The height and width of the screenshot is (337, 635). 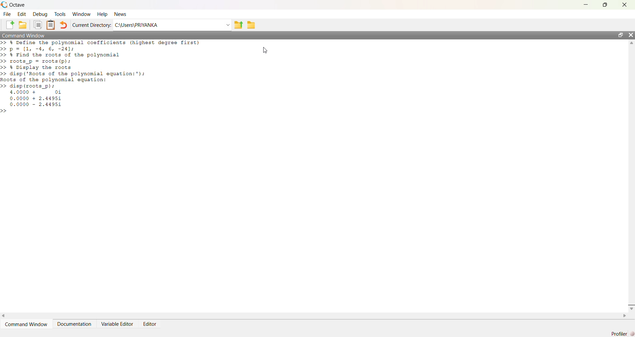 I want to click on Help, so click(x=102, y=15).